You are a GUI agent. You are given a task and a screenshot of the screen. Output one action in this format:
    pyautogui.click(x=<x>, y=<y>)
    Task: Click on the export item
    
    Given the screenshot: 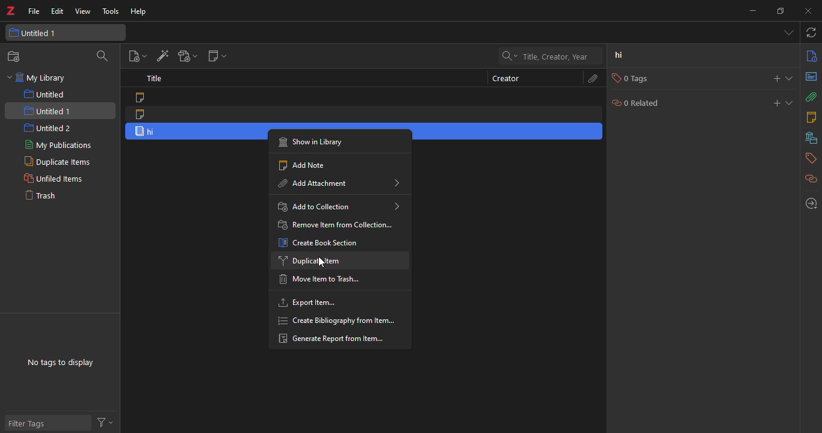 What is the action you would take?
    pyautogui.click(x=314, y=303)
    